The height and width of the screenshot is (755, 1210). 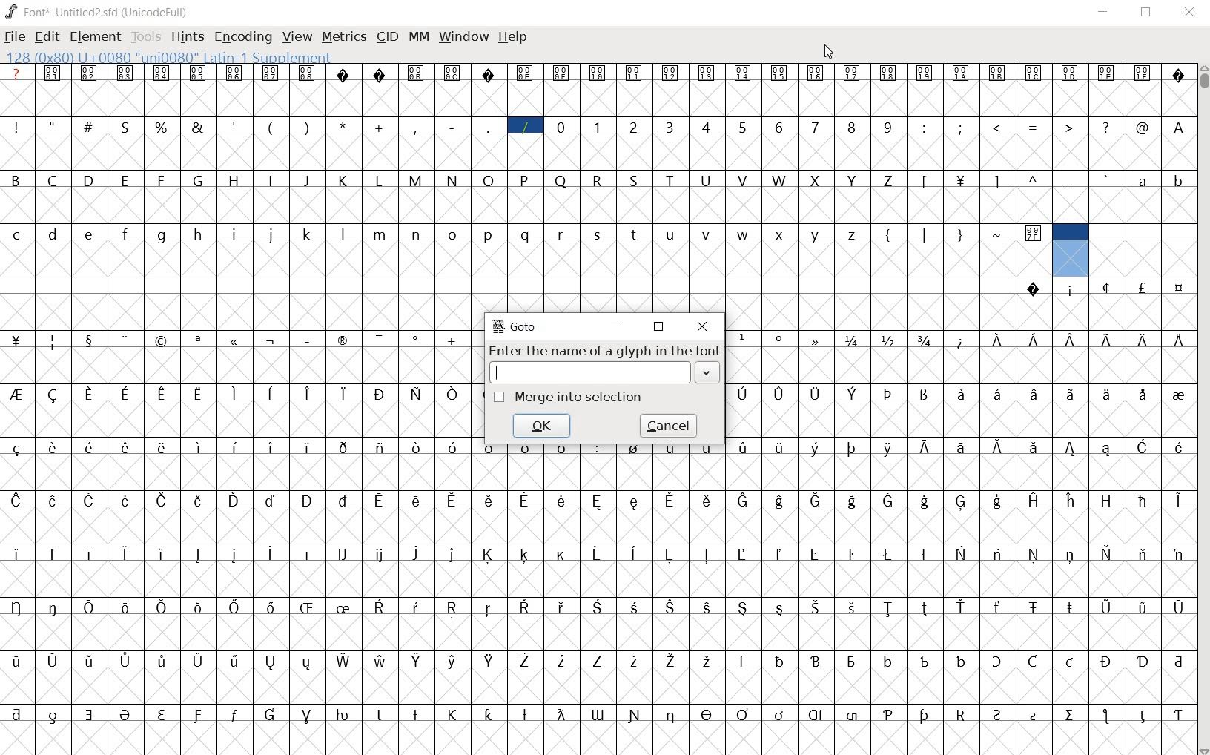 I want to click on Symbol, so click(x=200, y=659).